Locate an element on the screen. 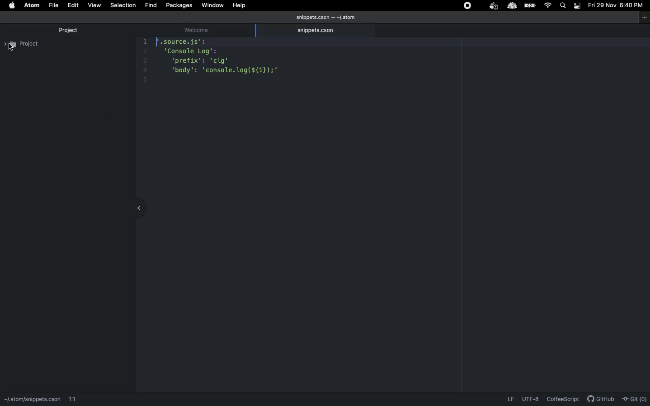 This screenshot has height=406, width=650. Project is located at coordinates (68, 44).